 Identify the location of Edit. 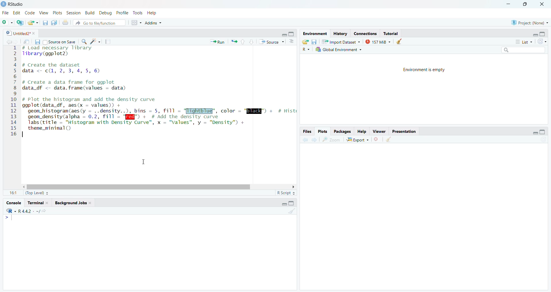
(17, 12).